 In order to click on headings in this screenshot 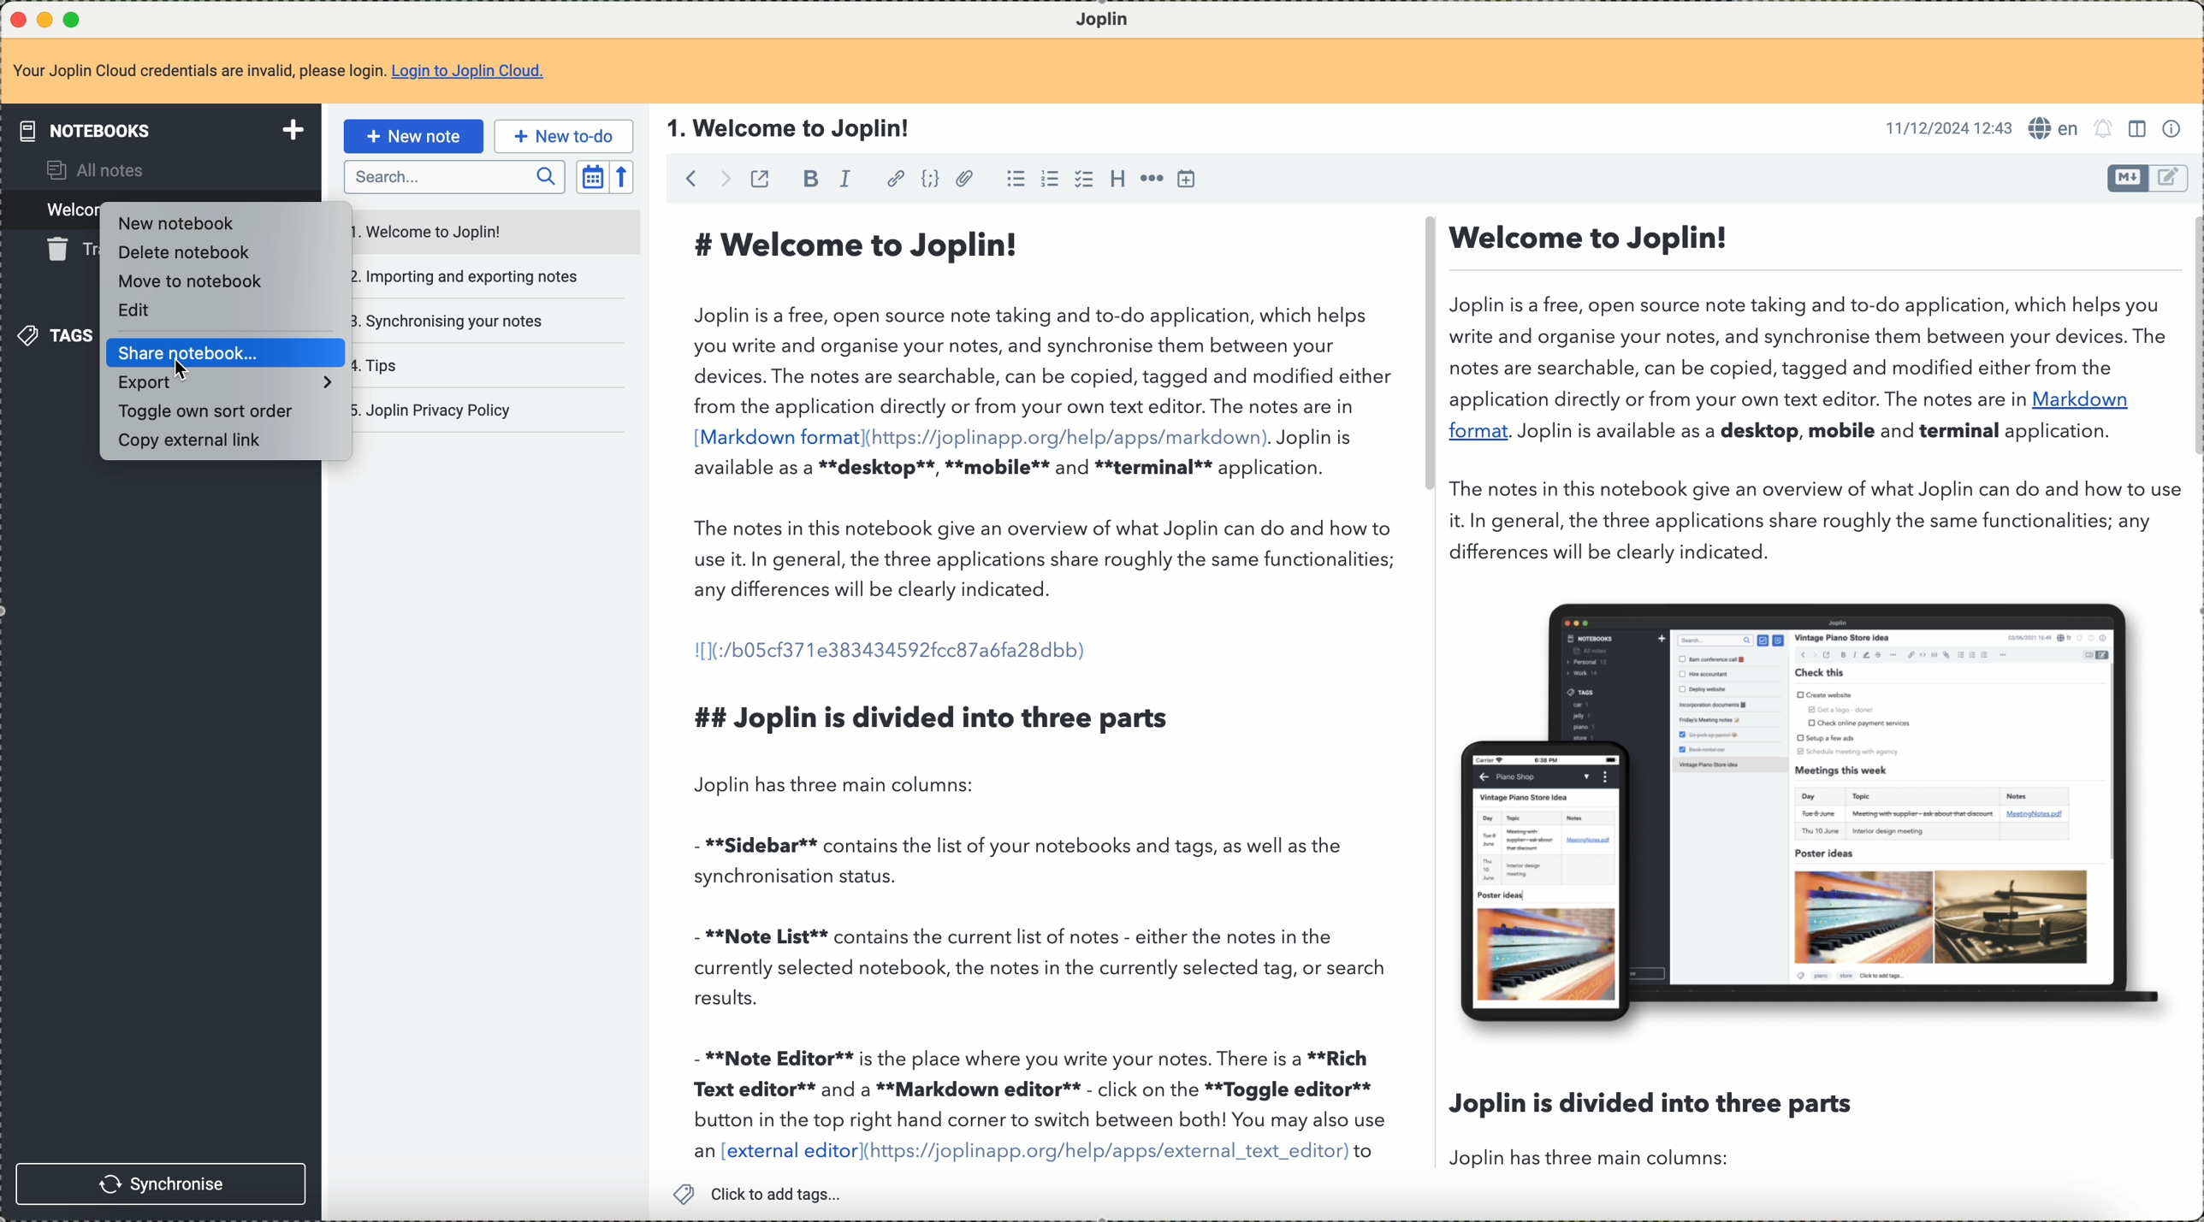, I will do `click(1116, 178)`.